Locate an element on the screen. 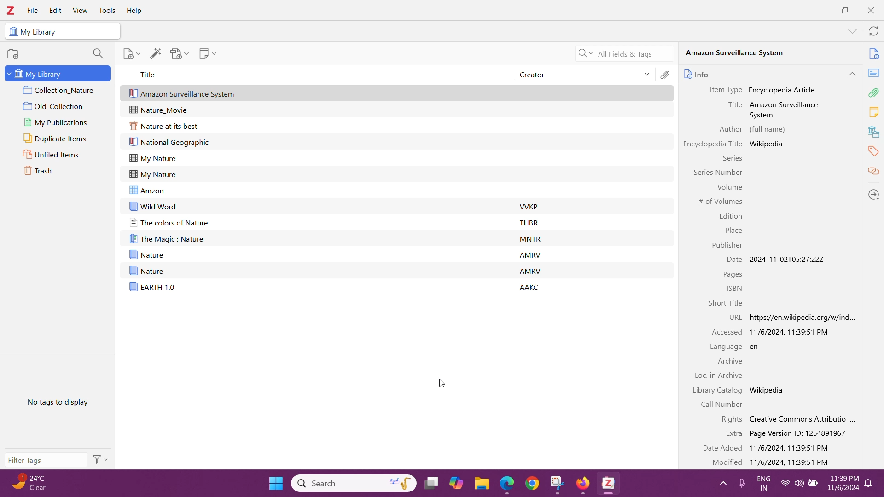  VVKP is located at coordinates (527, 205).